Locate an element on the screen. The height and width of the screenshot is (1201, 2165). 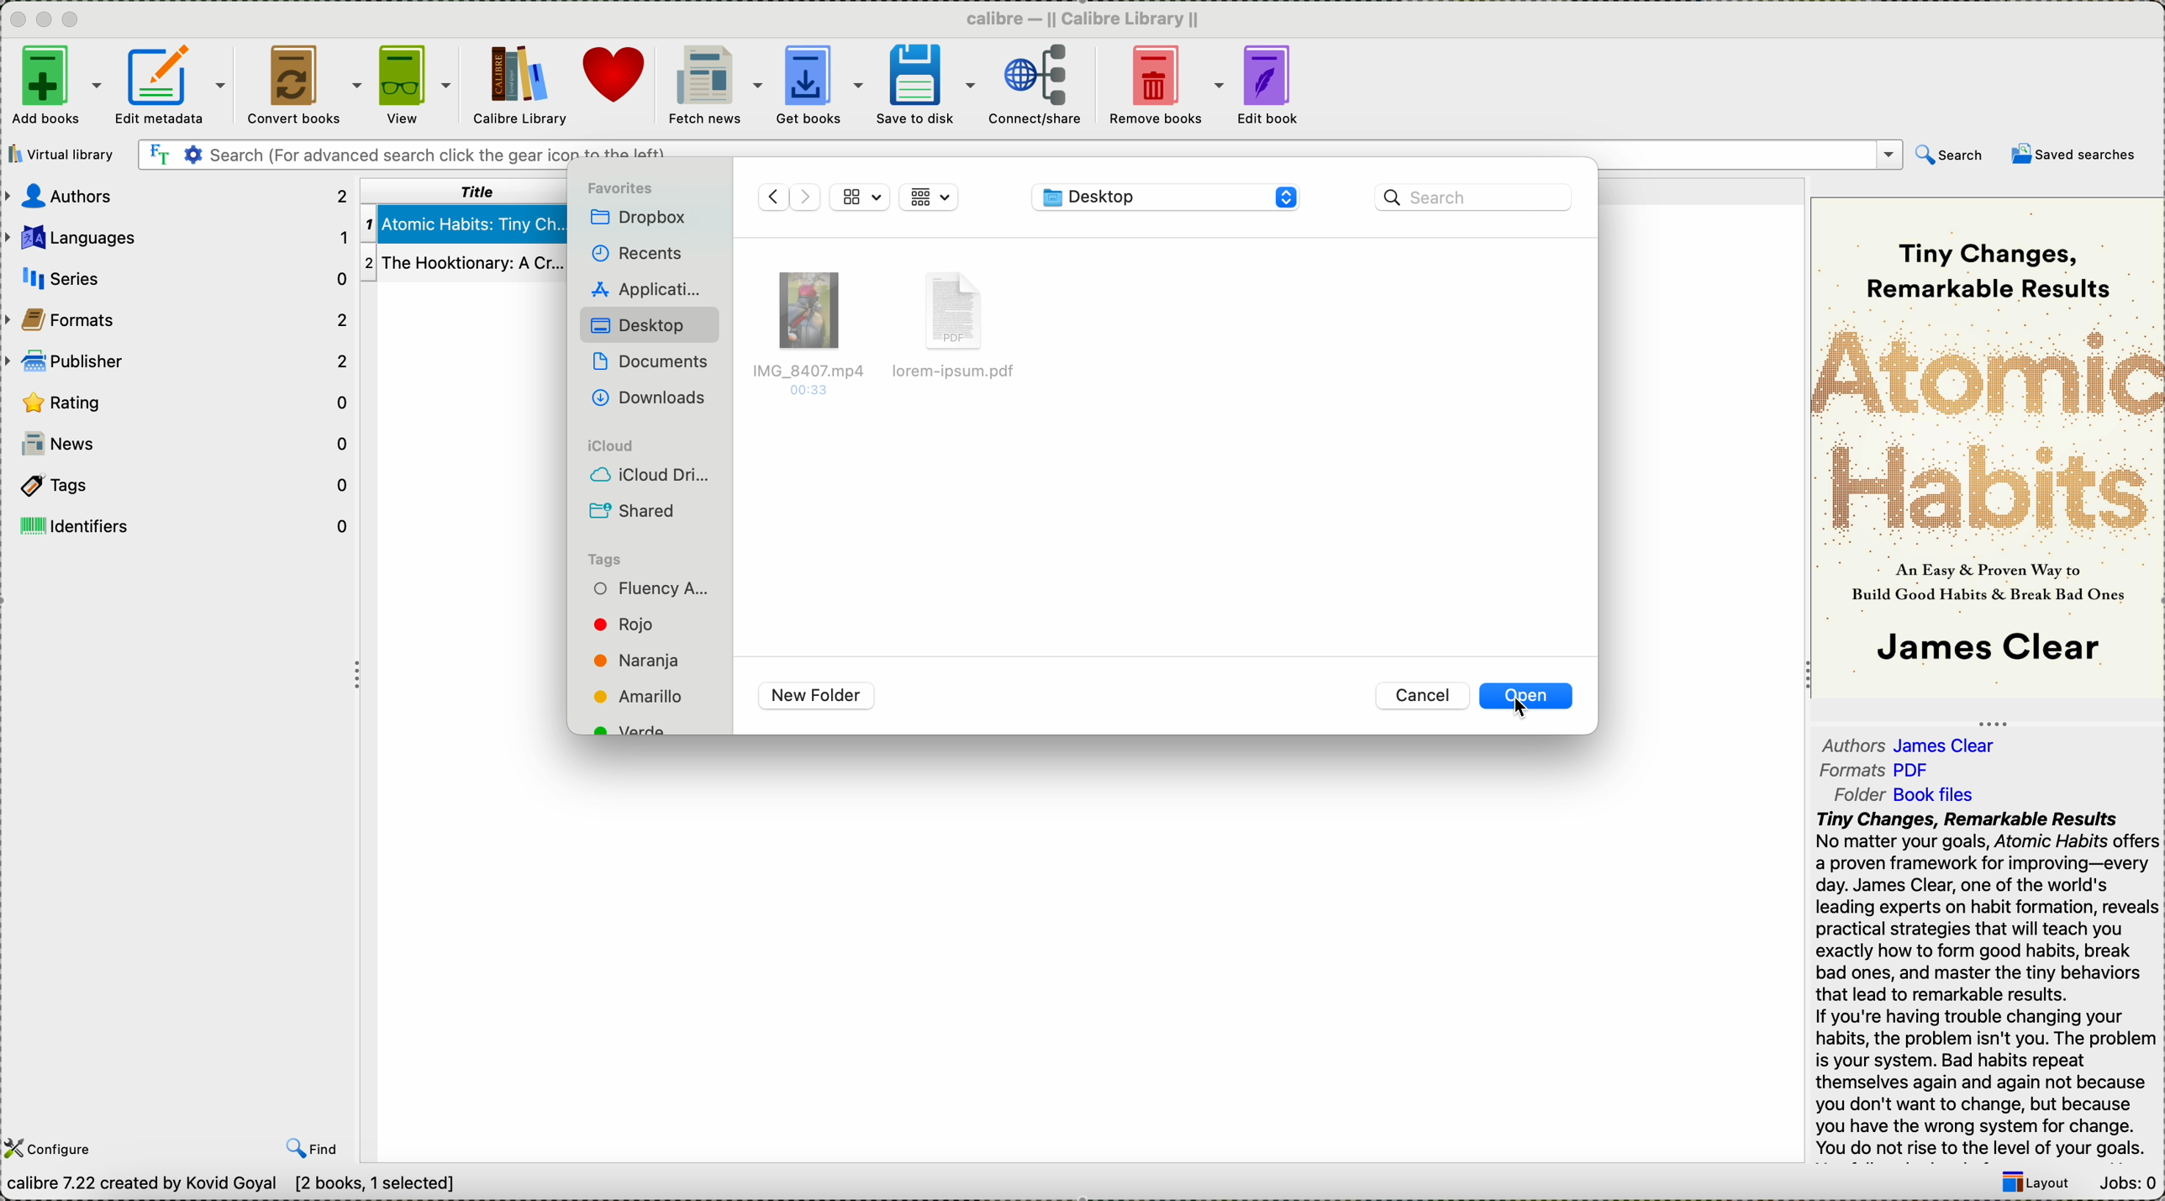
languages is located at coordinates (177, 236).